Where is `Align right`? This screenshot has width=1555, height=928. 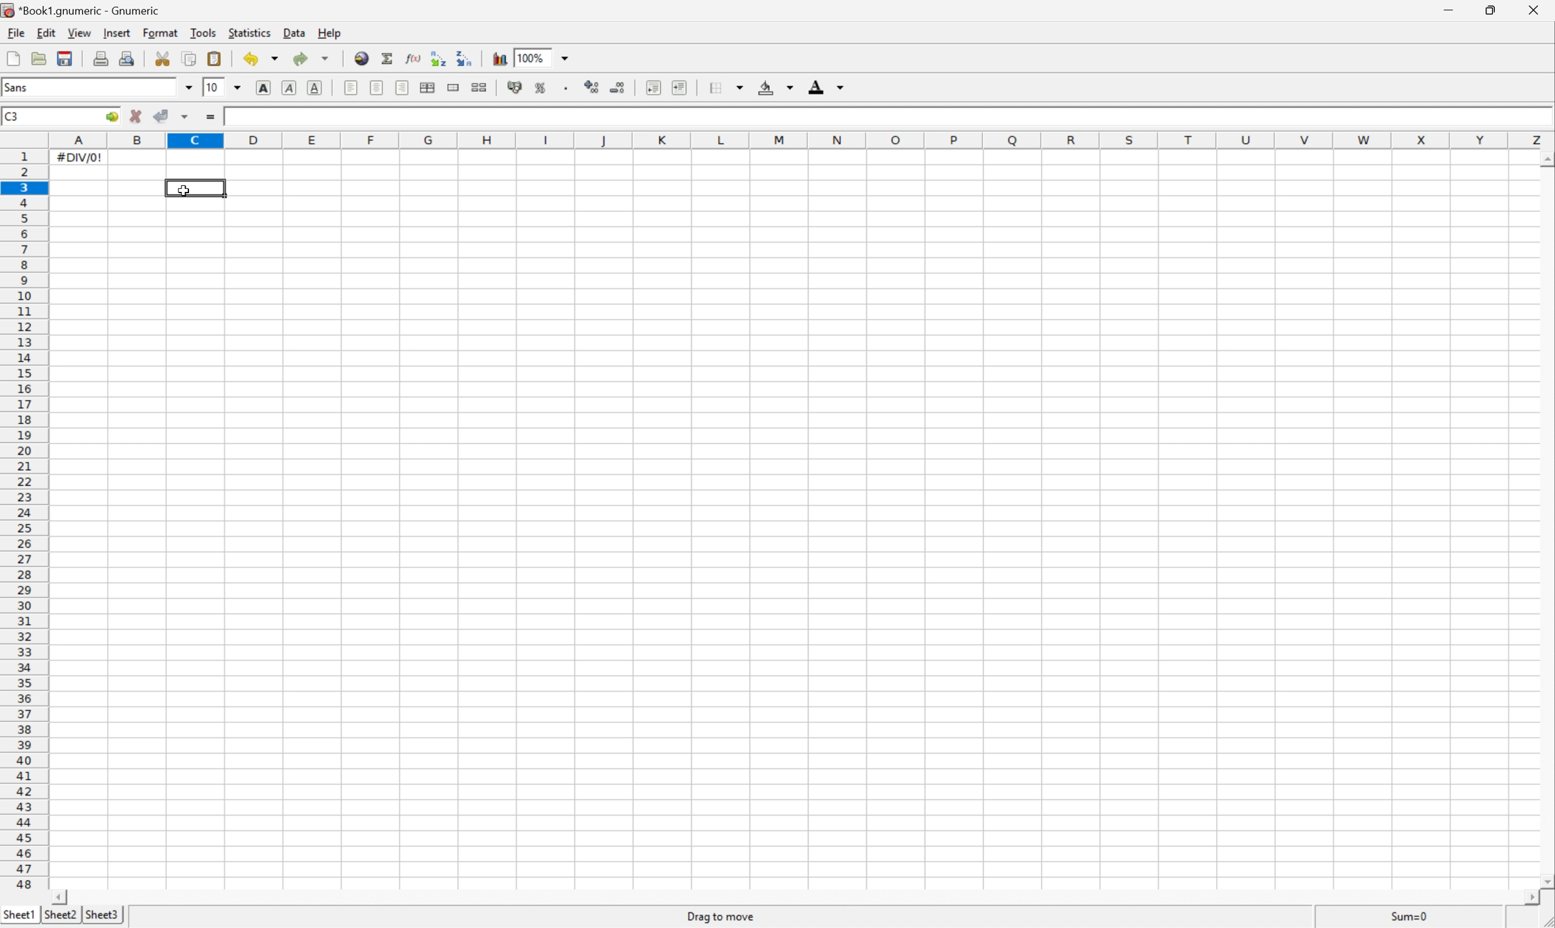 Align right is located at coordinates (404, 88).